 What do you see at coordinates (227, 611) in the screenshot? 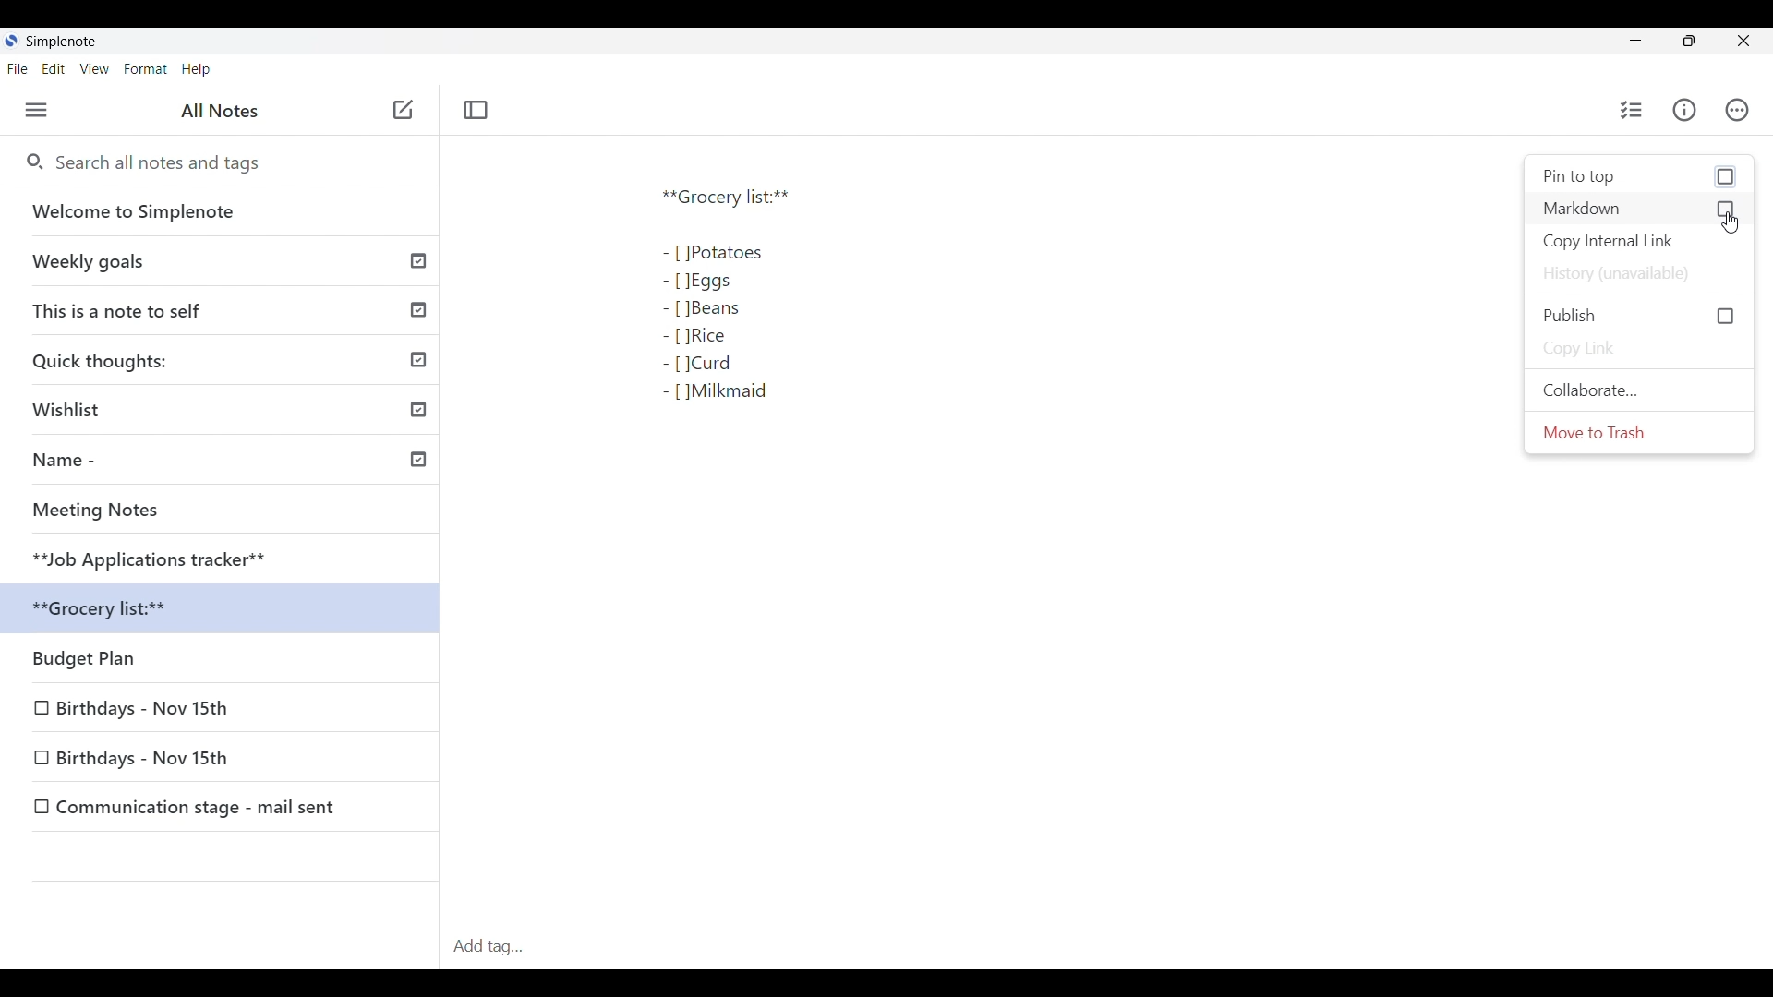
I see `**Grocery list:**` at bounding box center [227, 611].